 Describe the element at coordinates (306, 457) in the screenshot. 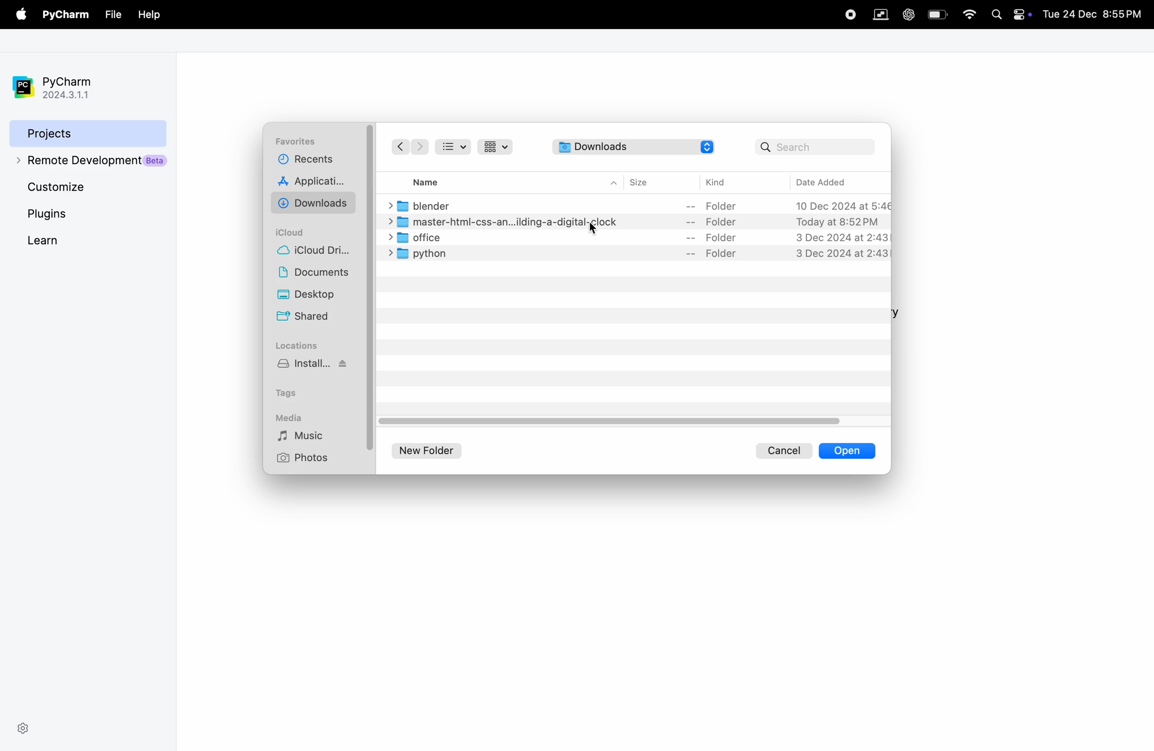

I see `photos` at that location.